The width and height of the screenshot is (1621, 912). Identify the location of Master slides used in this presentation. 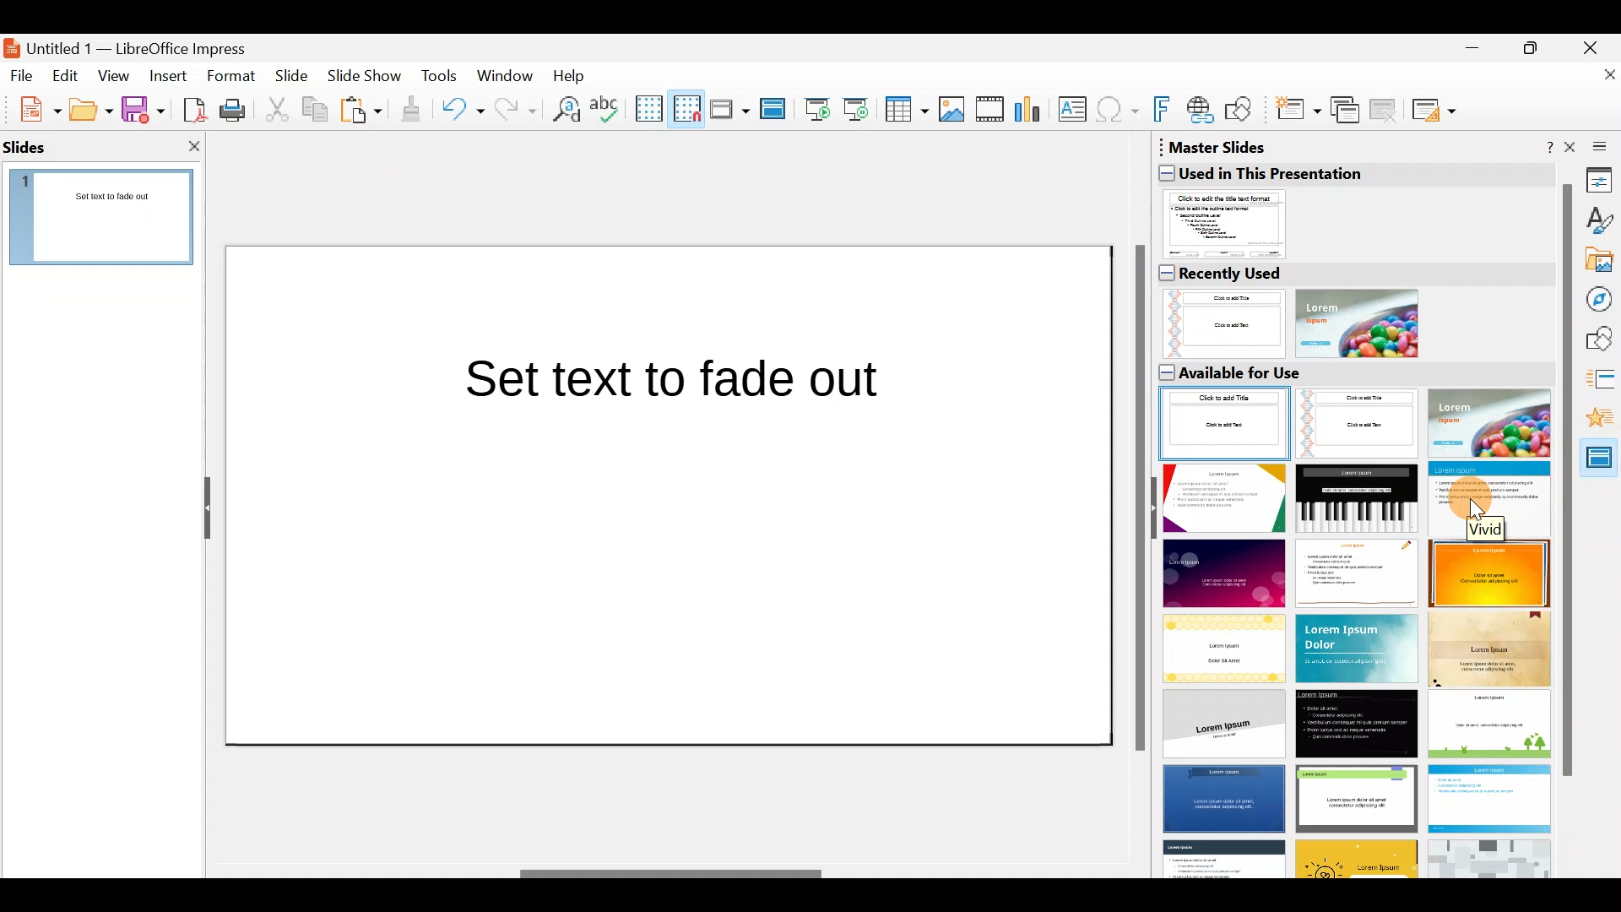
(1352, 198).